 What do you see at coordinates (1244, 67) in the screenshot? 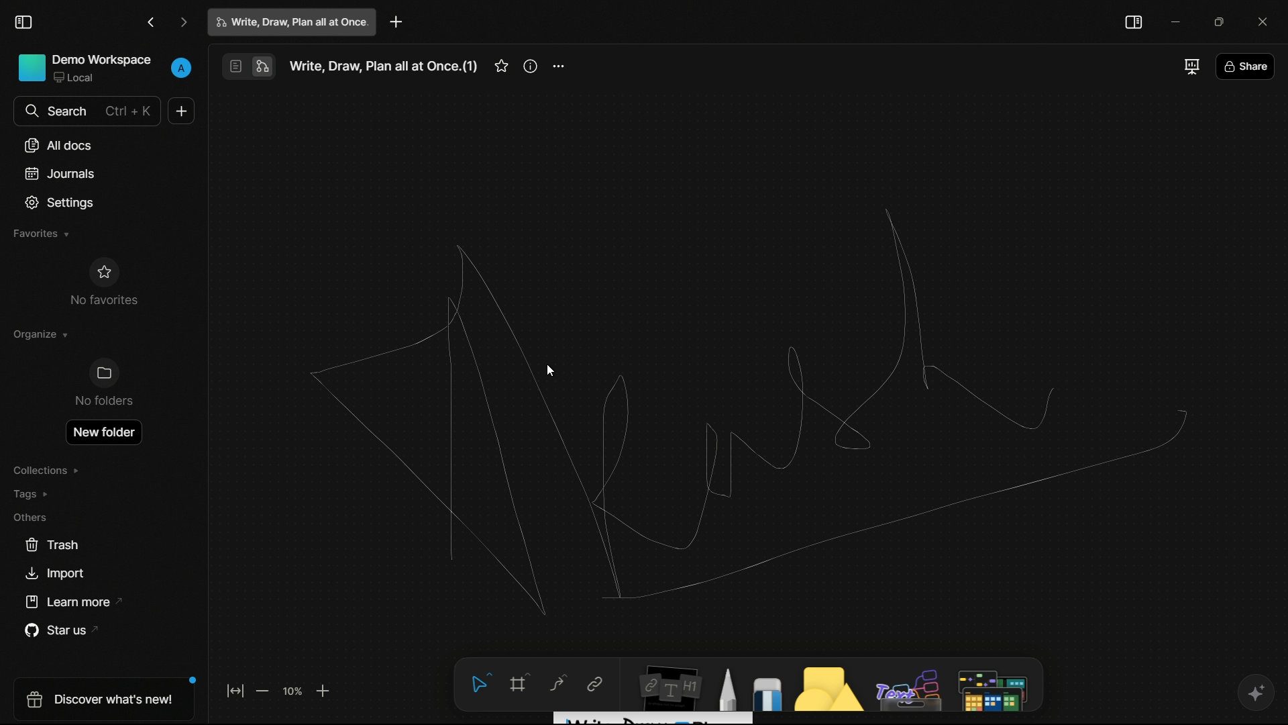
I see `share` at bounding box center [1244, 67].